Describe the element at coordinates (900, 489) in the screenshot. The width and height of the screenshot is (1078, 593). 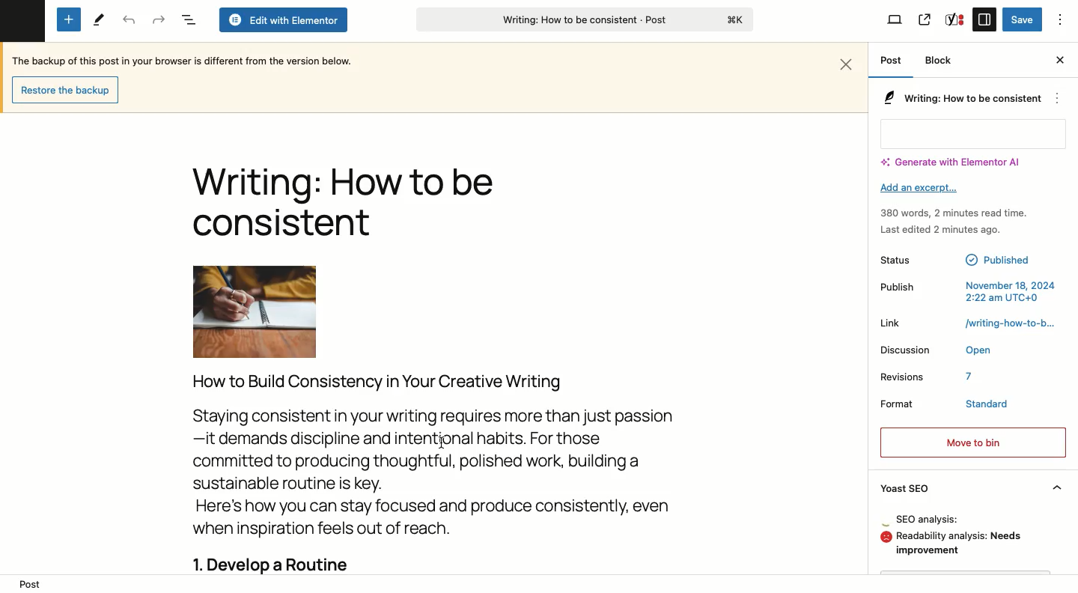
I see `Yoast` at that location.